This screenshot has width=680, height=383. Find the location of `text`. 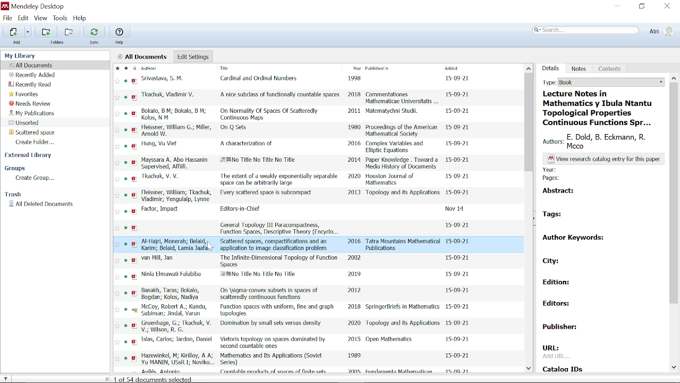

text is located at coordinates (606, 159).